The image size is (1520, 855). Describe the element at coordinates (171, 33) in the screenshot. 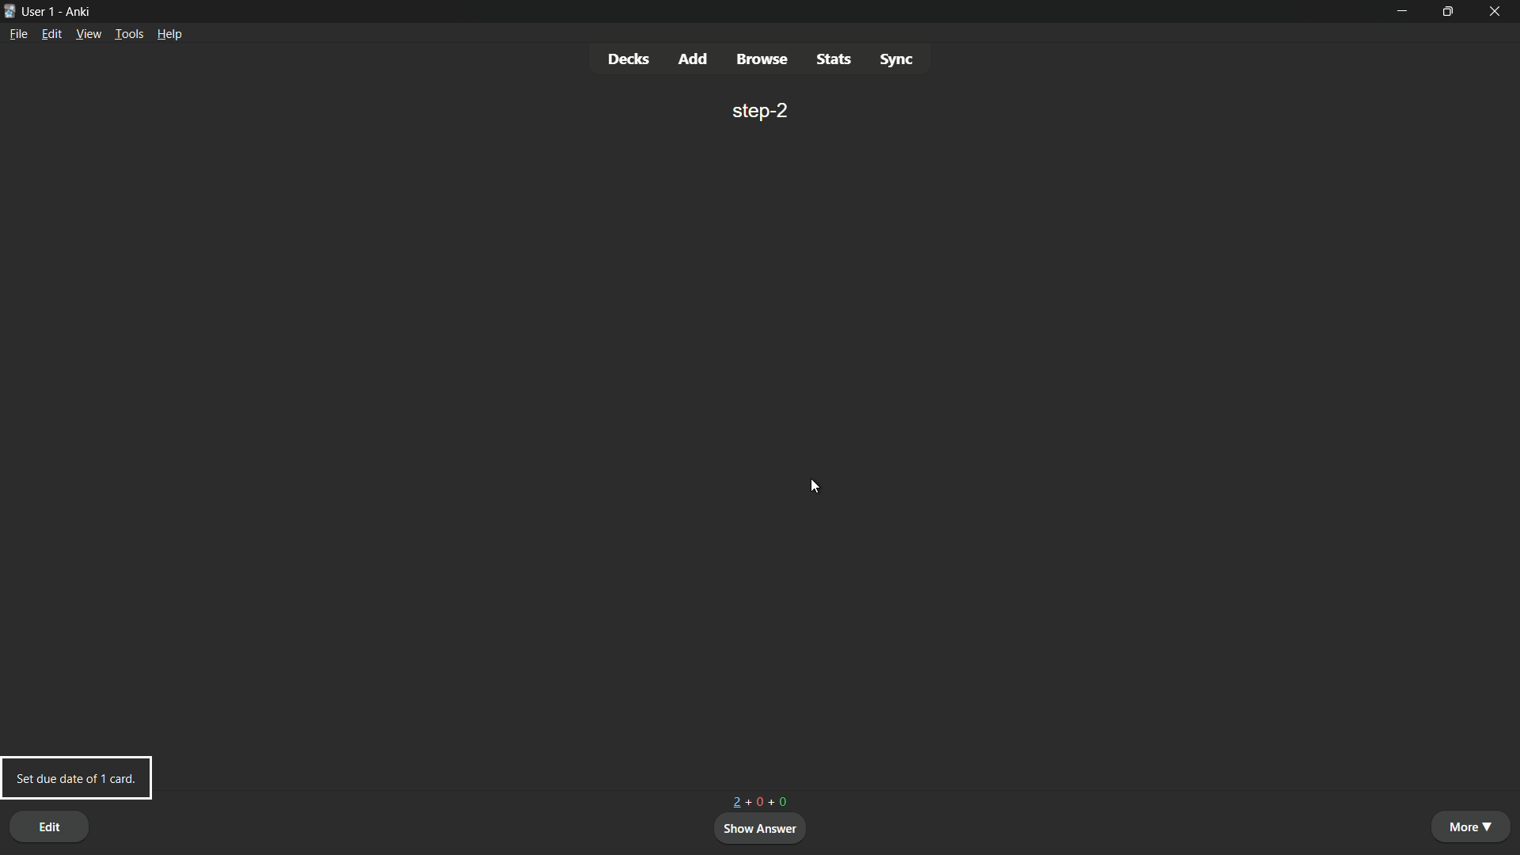

I see `help menu` at that location.